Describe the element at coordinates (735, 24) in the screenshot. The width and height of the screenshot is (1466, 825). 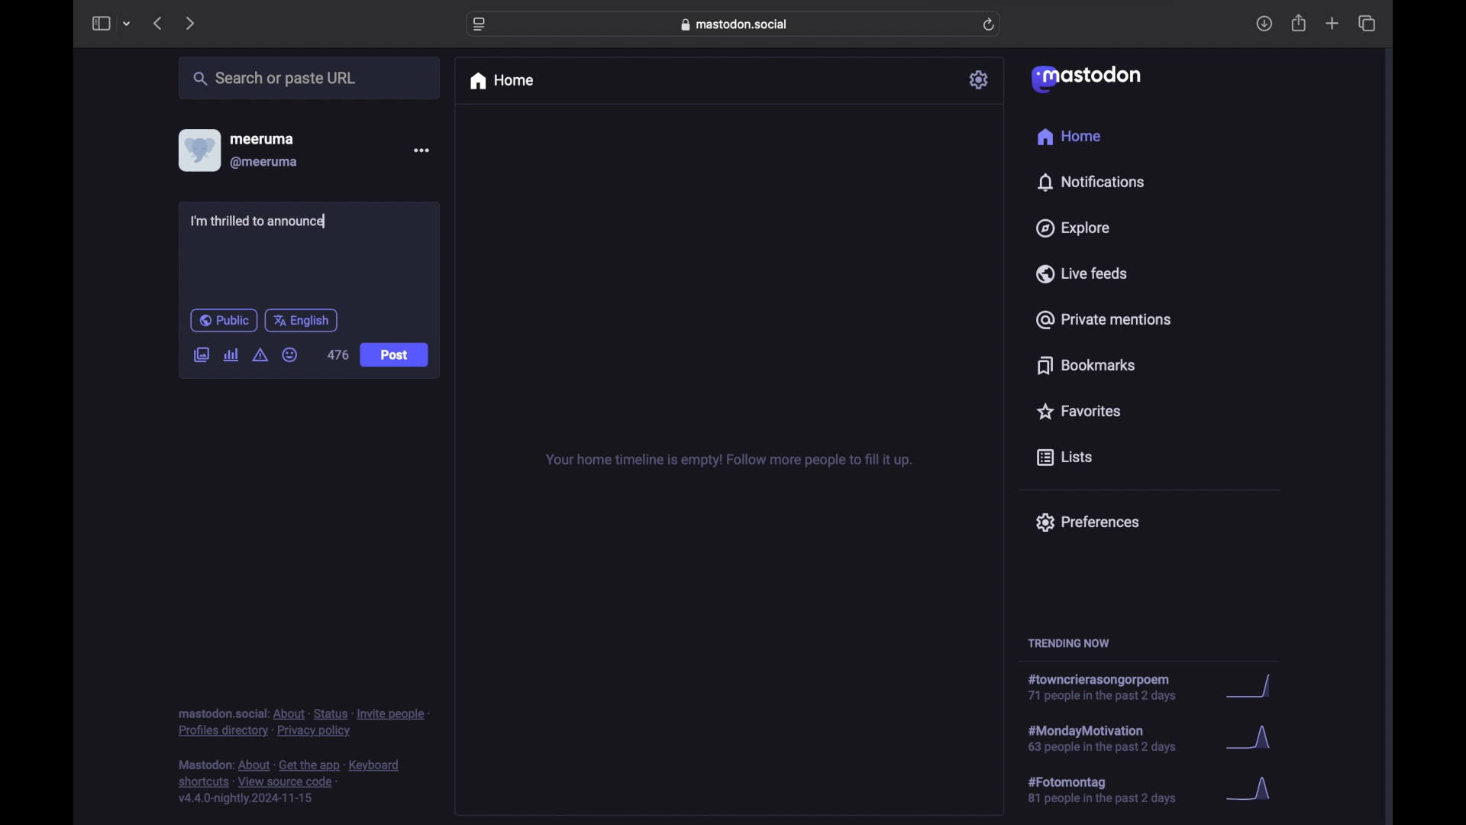
I see `web address` at that location.